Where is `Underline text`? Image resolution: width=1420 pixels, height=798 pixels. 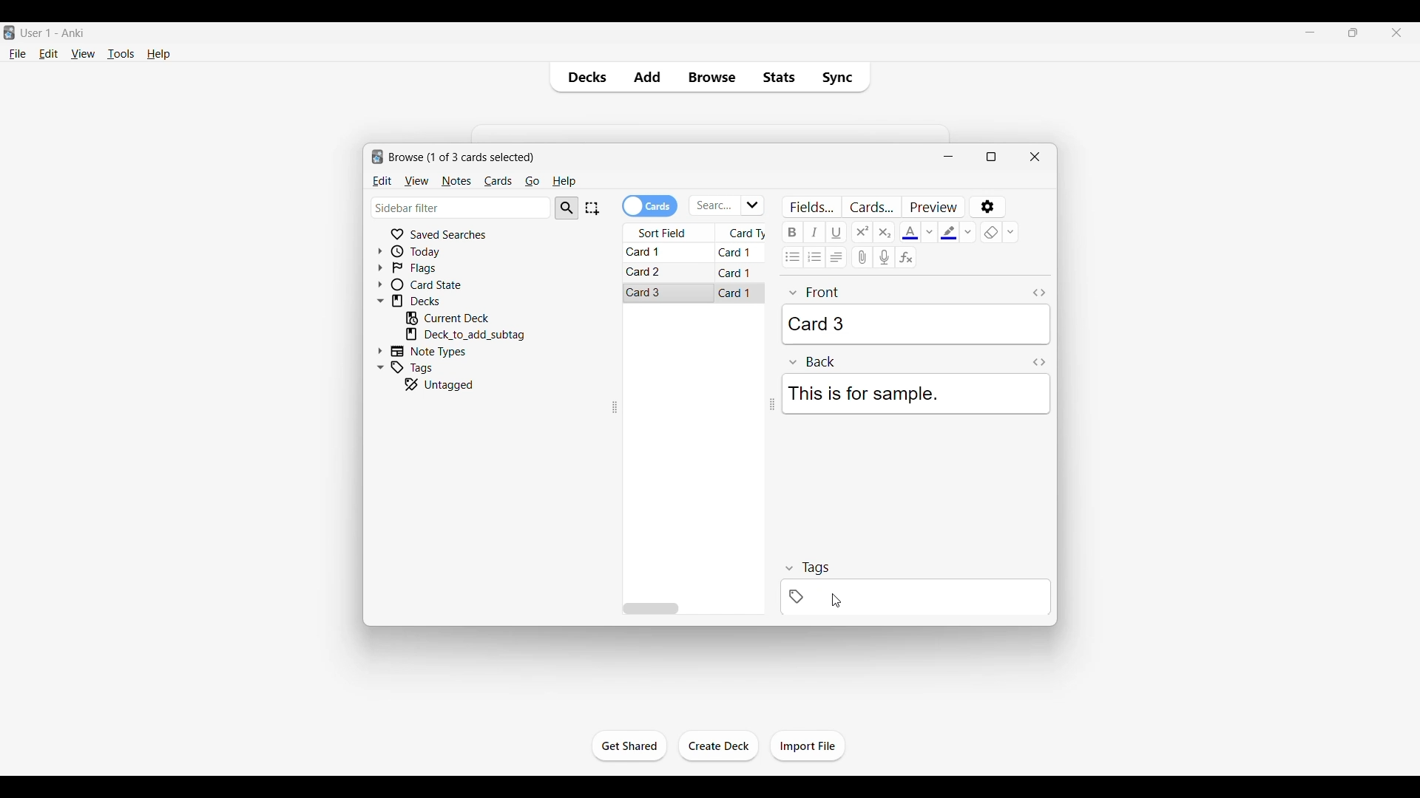
Underline text is located at coordinates (836, 232).